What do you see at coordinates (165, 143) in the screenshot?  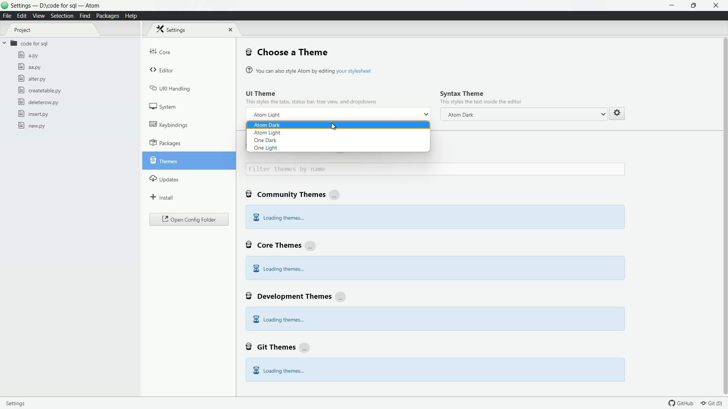 I see `packages` at bounding box center [165, 143].